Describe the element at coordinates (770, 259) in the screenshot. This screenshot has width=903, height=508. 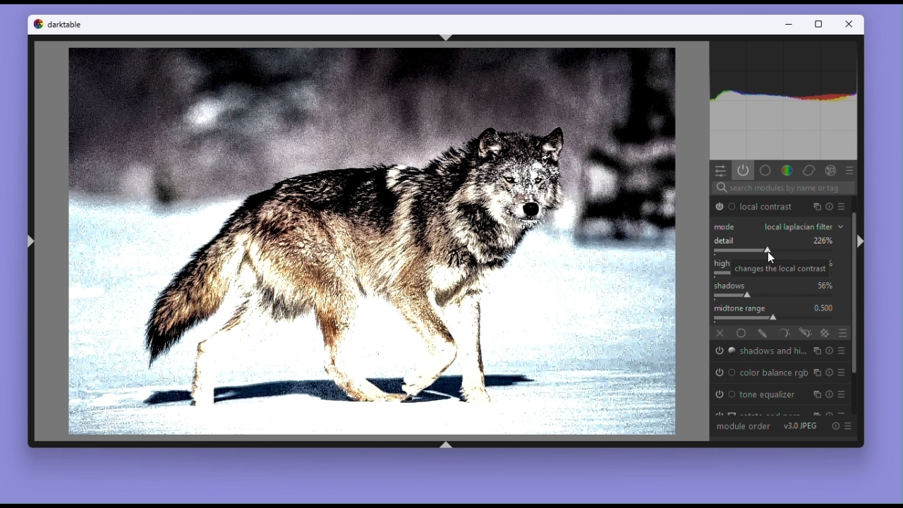
I see `cursor` at that location.